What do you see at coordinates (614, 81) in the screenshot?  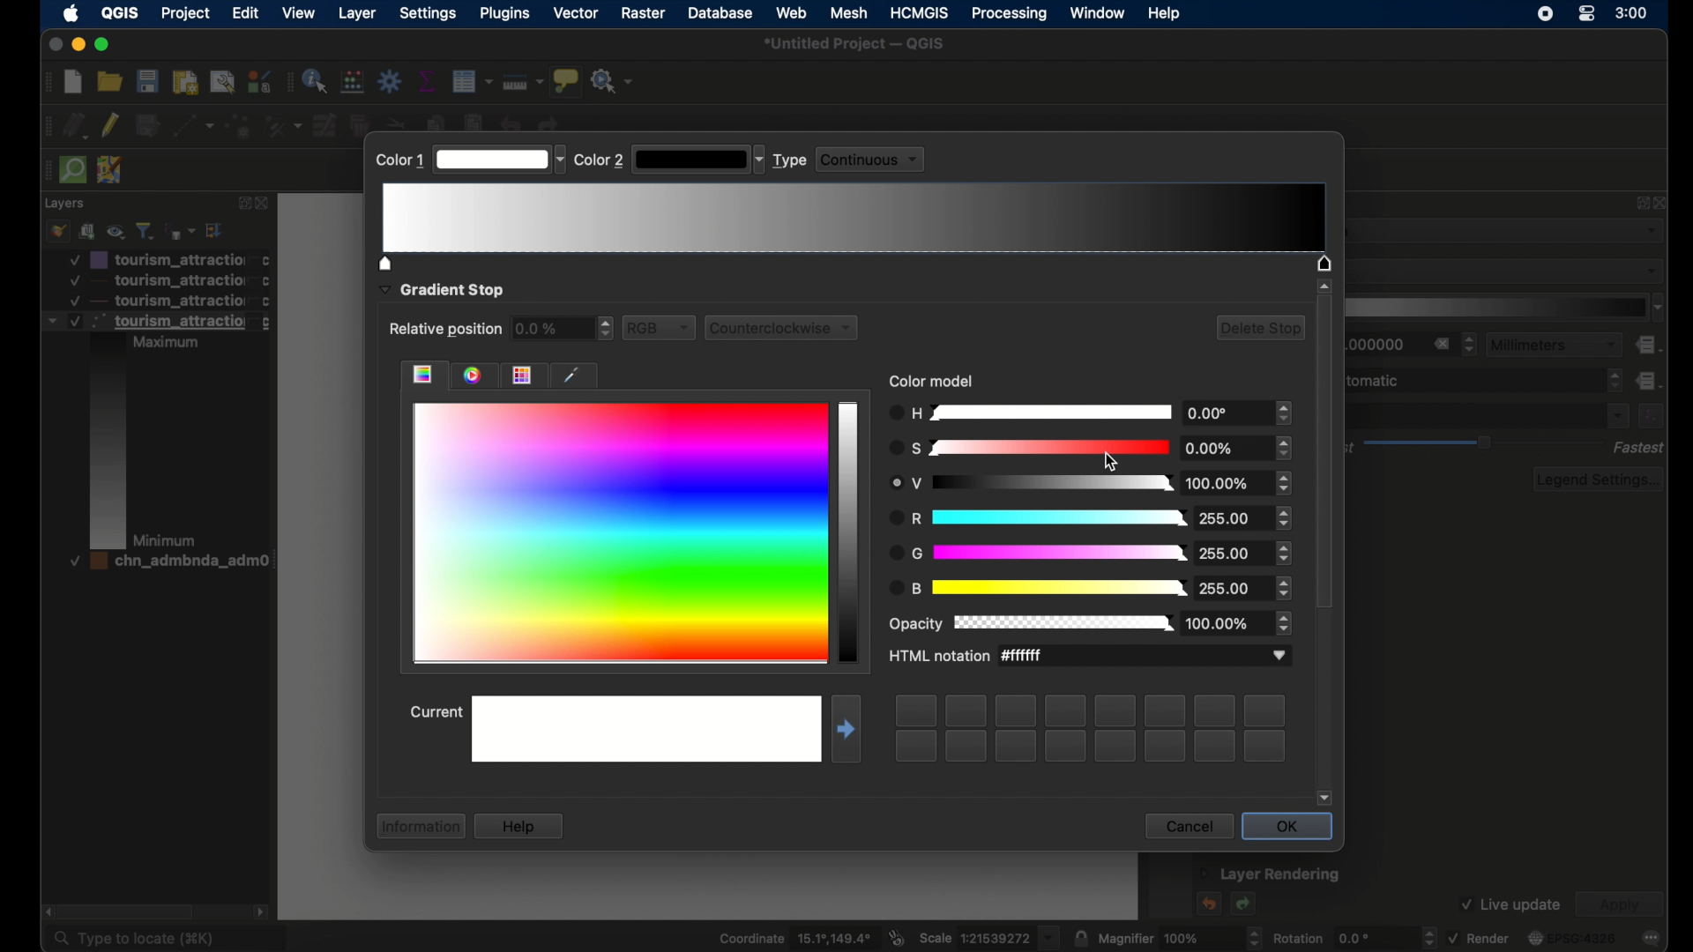 I see `no action selected ` at bounding box center [614, 81].